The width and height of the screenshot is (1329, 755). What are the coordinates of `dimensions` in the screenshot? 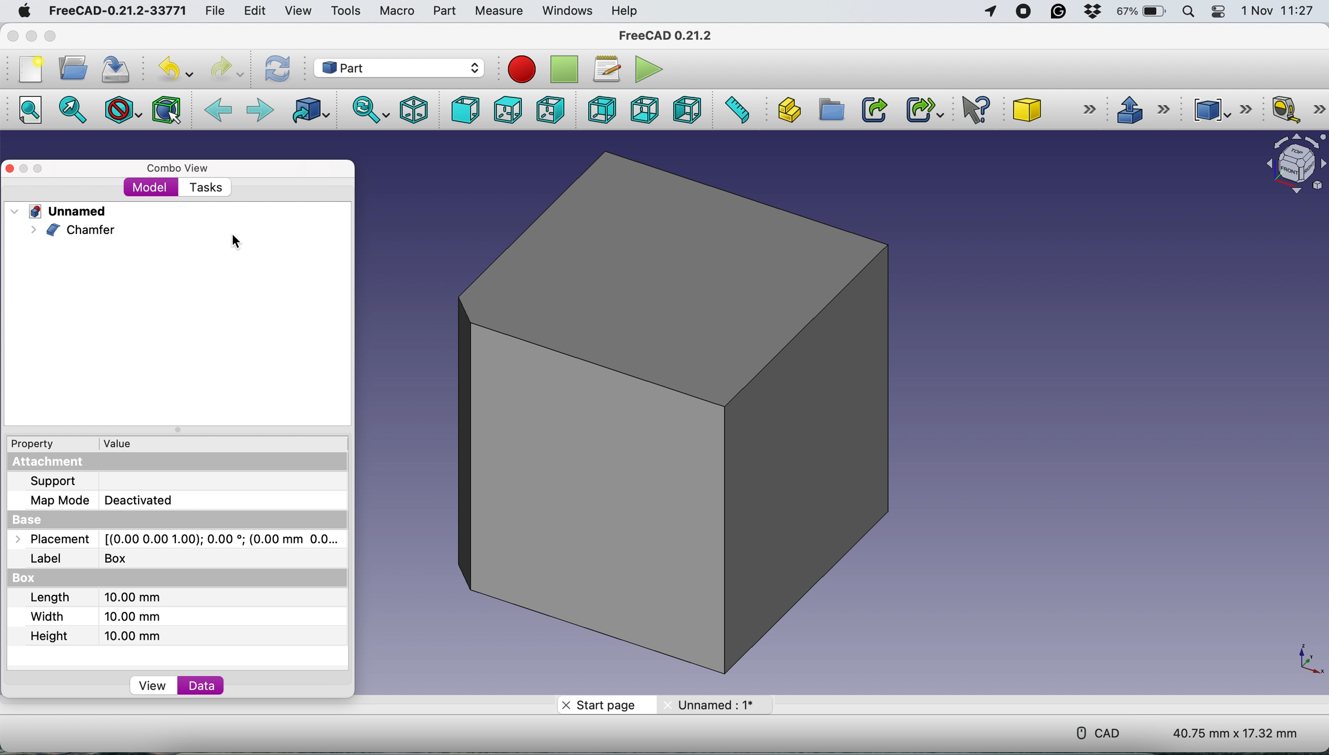 It's located at (1233, 735).